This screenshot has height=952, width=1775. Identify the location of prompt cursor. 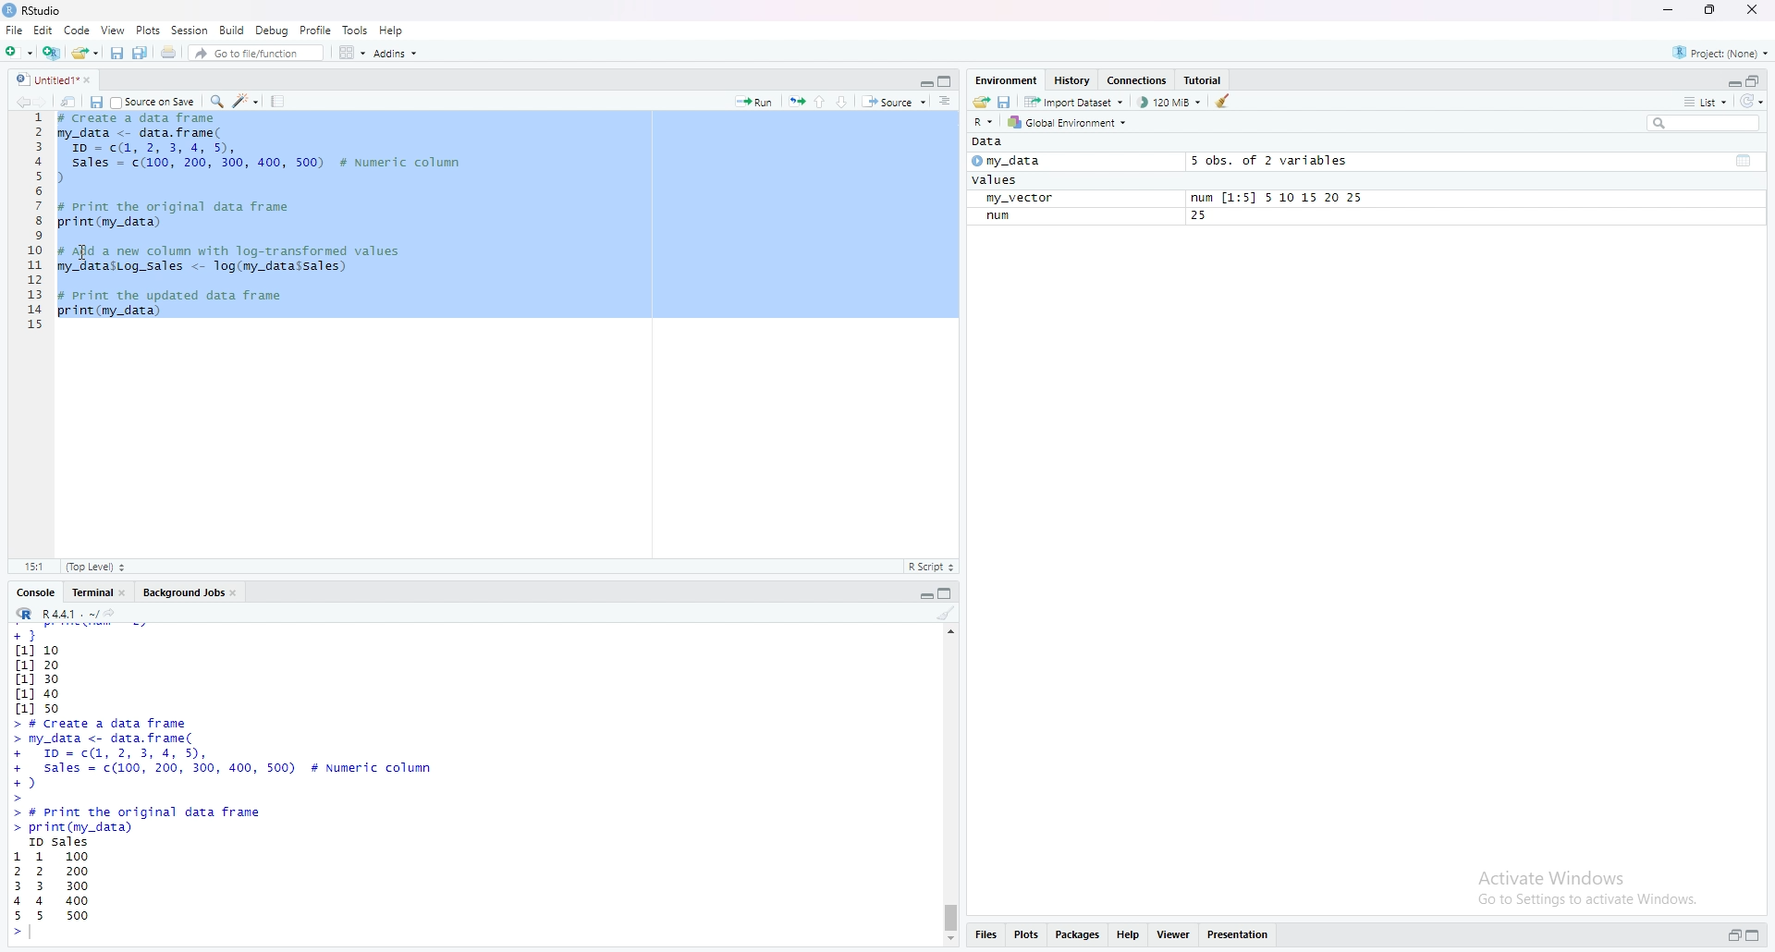
(12, 938).